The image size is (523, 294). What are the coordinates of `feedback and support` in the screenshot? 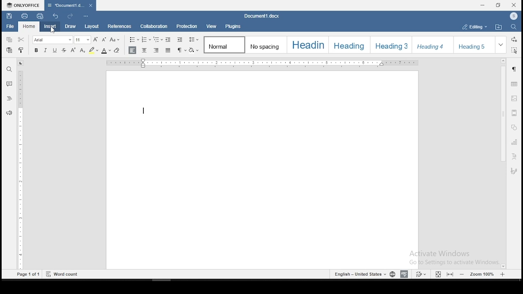 It's located at (9, 112).